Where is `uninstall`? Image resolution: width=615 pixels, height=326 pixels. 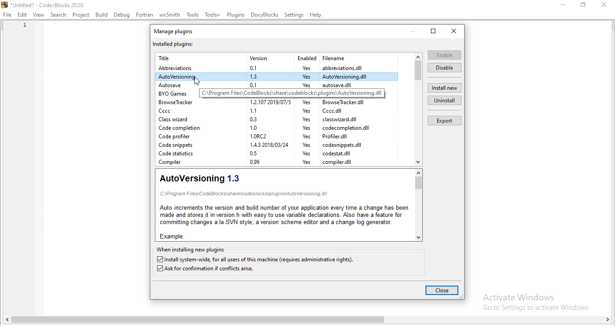
uninstall is located at coordinates (443, 101).